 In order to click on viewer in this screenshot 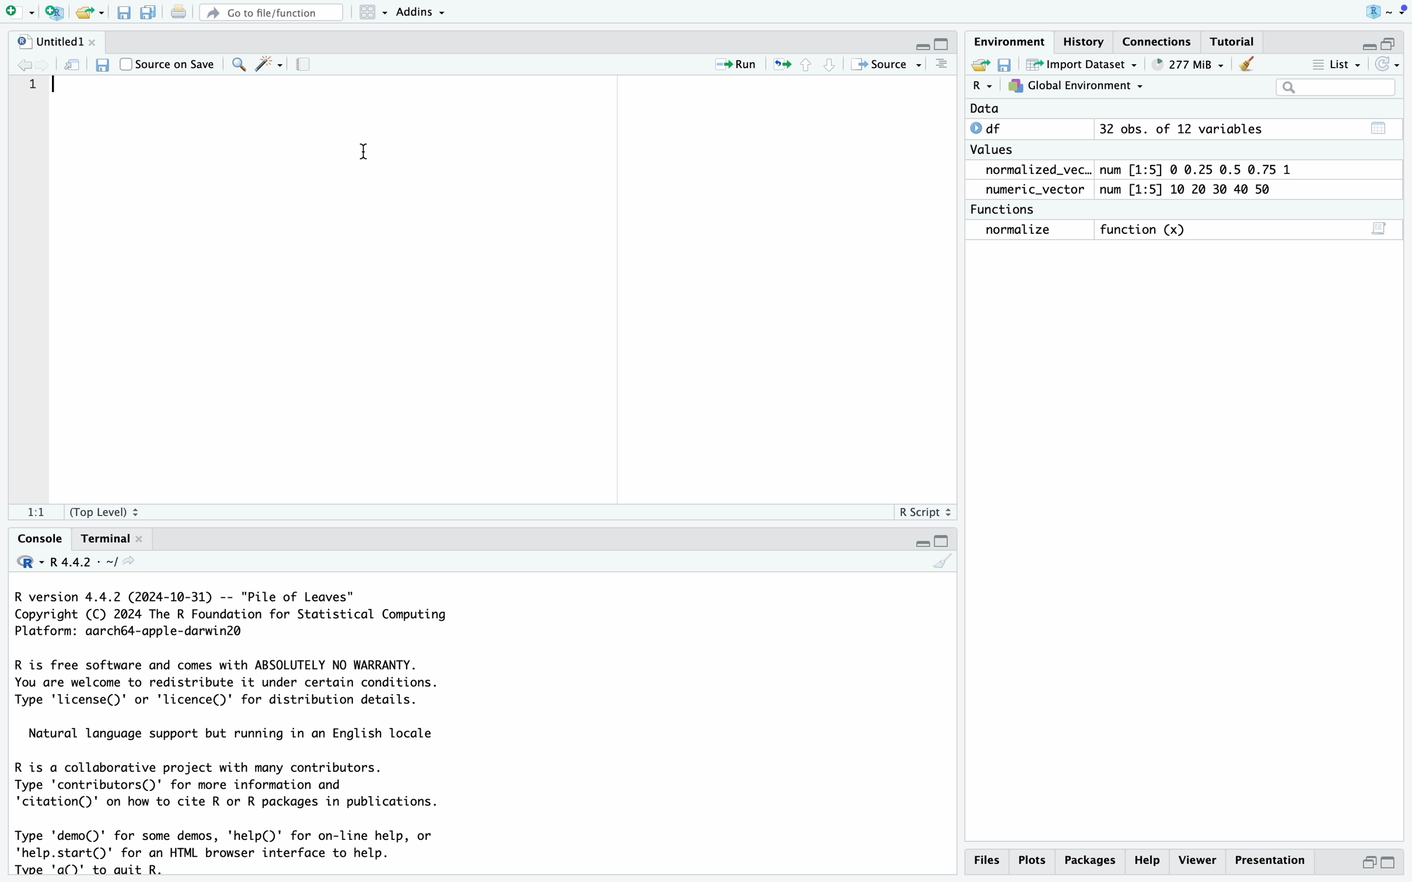, I will do `click(1198, 860)`.